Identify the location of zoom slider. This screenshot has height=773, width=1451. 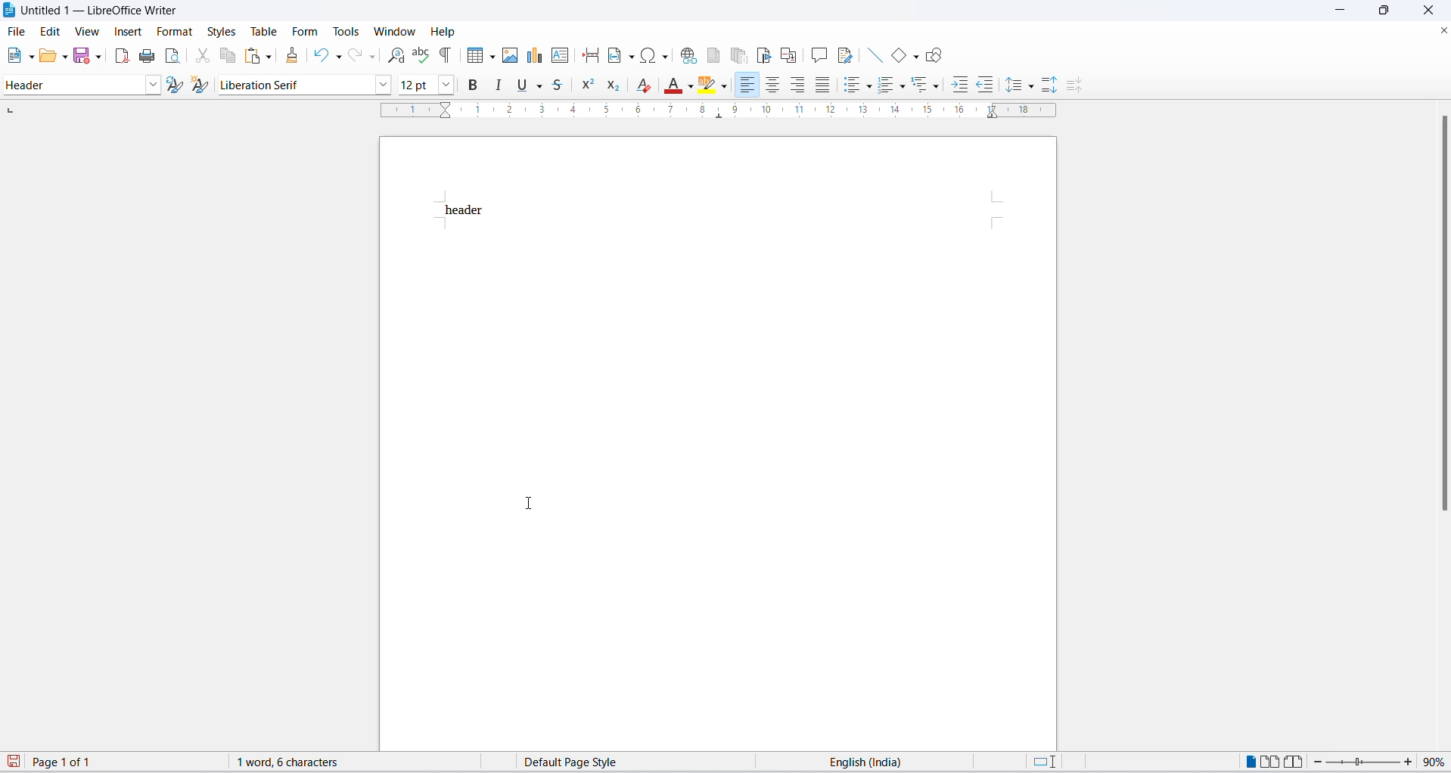
(1360, 764).